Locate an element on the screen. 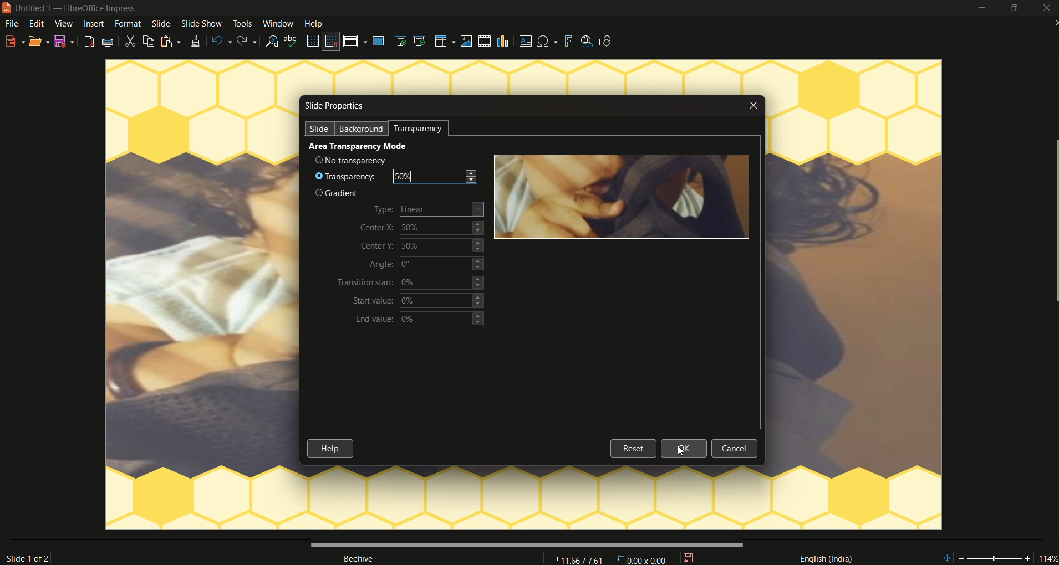 The height and width of the screenshot is (565, 1059). slide is located at coordinates (161, 23).